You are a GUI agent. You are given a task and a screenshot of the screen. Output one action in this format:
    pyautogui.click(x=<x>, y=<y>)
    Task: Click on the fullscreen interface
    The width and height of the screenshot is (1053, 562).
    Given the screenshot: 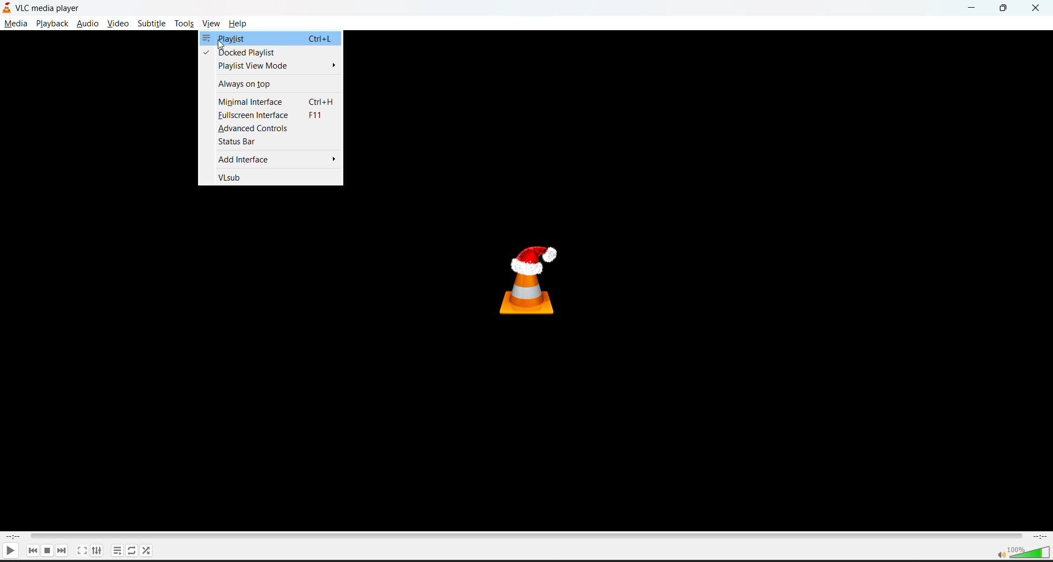 What is the action you would take?
    pyautogui.click(x=269, y=116)
    